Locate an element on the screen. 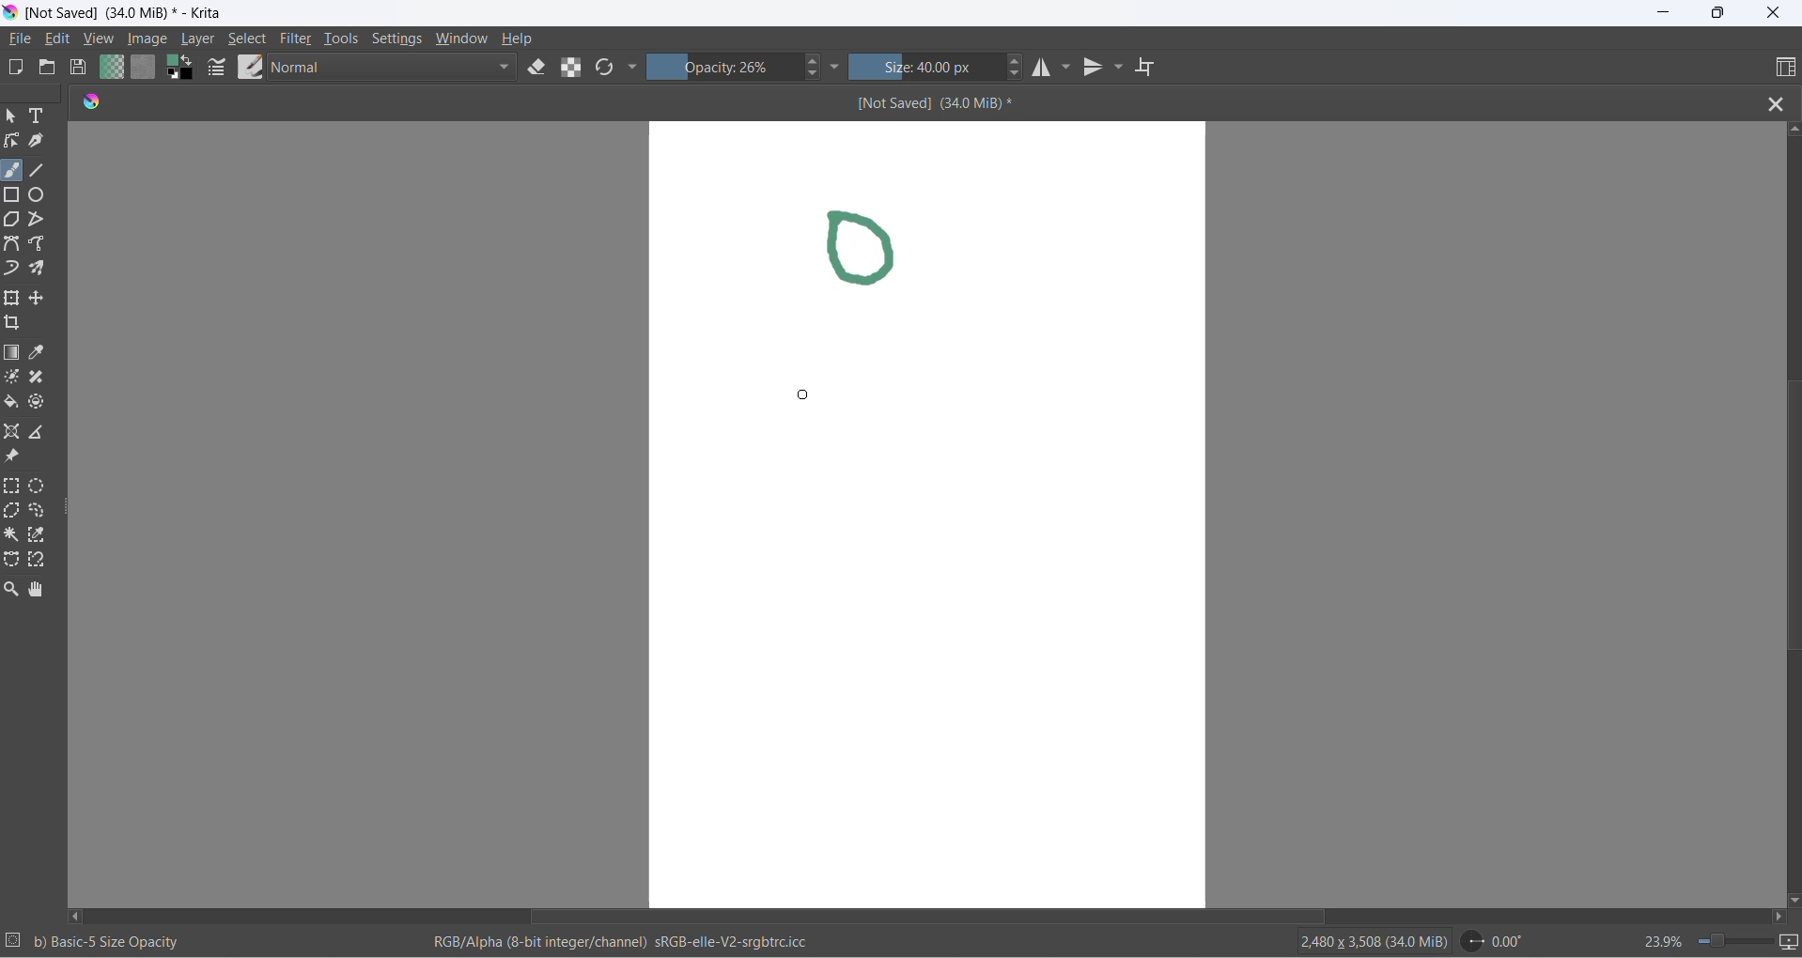  transform a layer is located at coordinates (14, 300).